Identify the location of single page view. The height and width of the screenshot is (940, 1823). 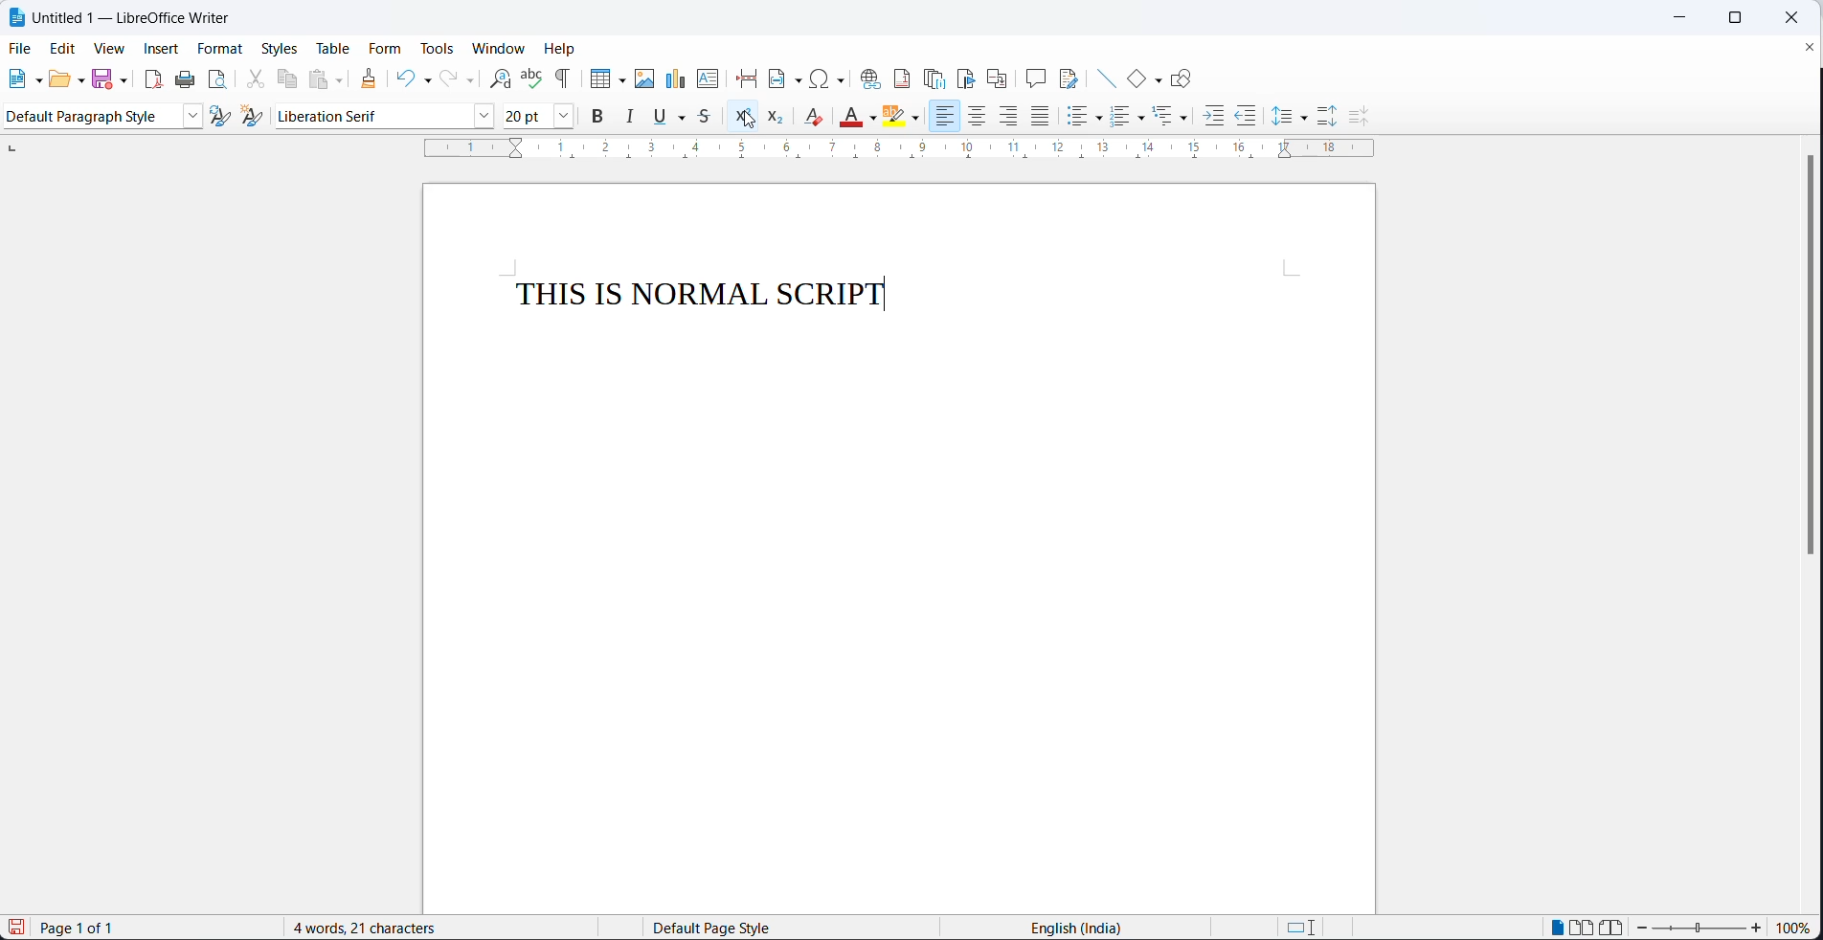
(1560, 927).